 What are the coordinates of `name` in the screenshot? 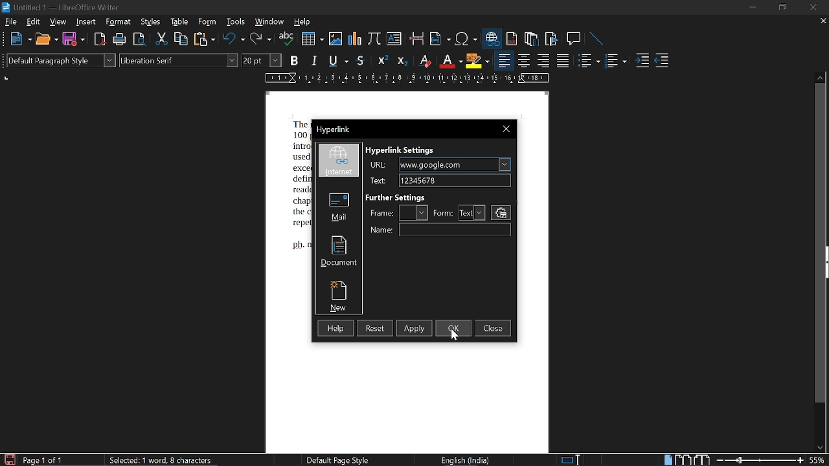 It's located at (380, 229).